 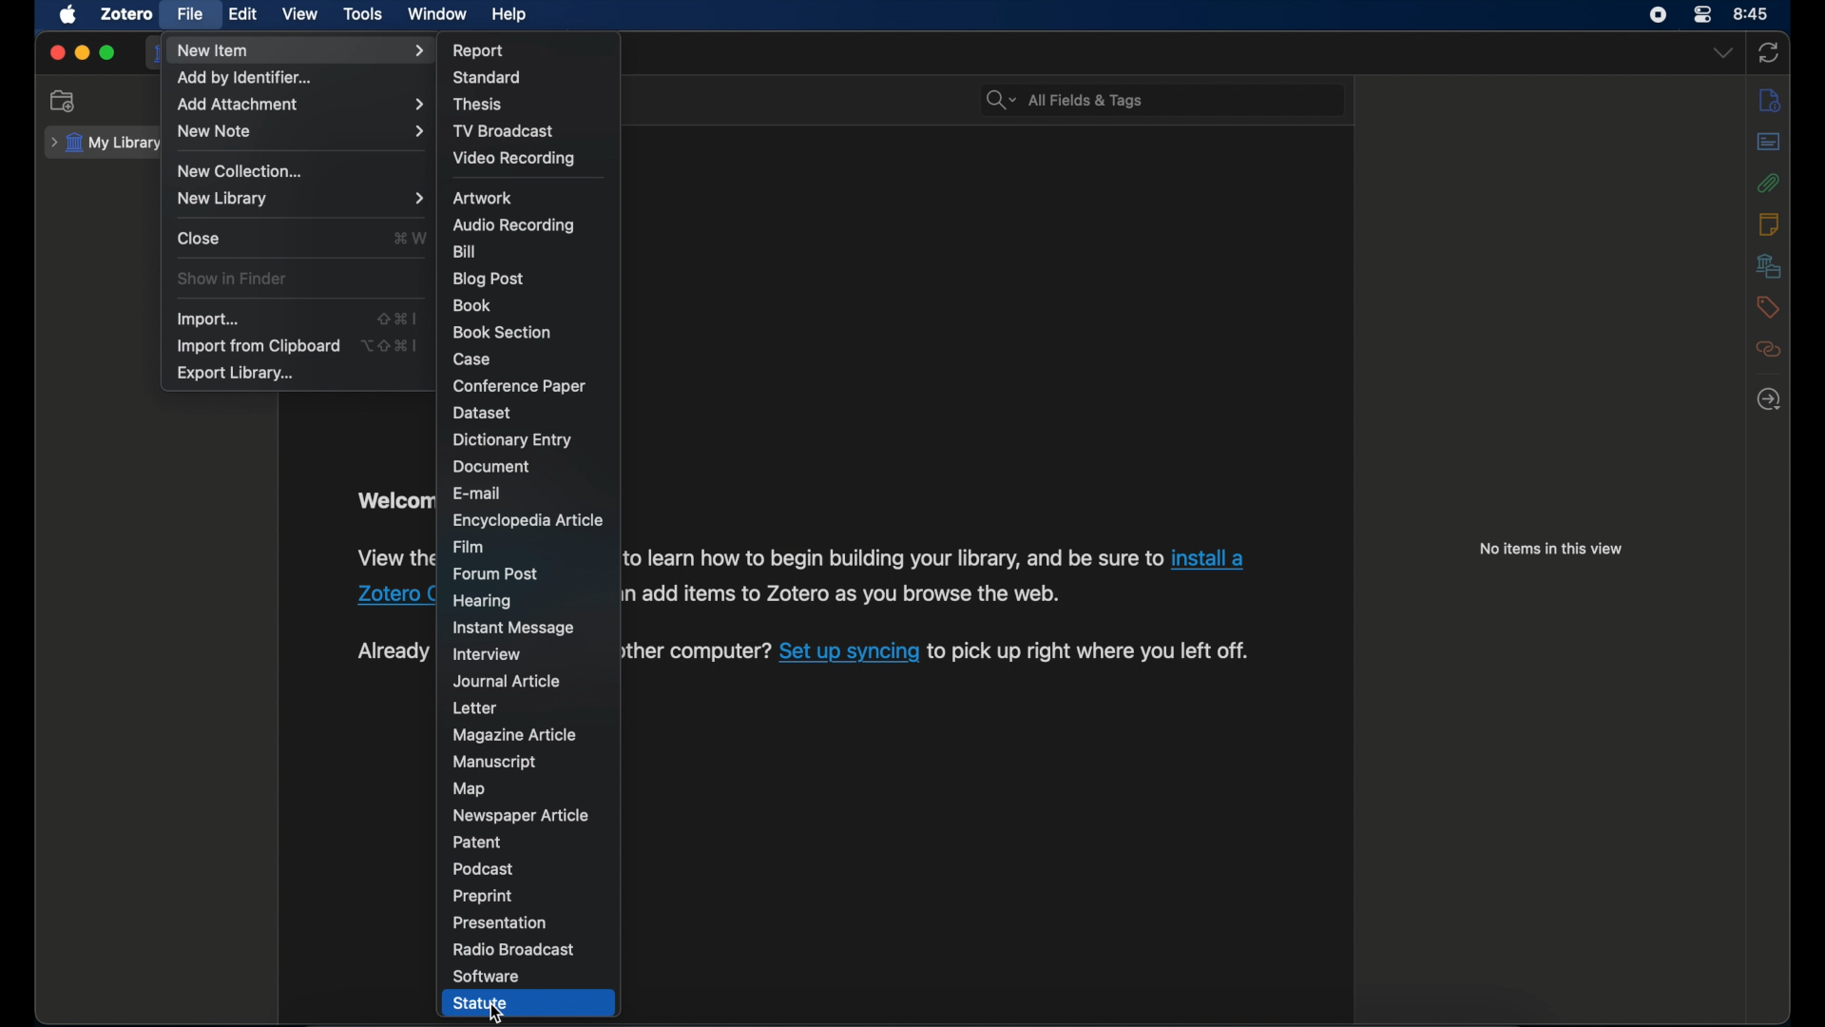 What do you see at coordinates (487, 279) in the screenshot?
I see `blog post` at bounding box center [487, 279].